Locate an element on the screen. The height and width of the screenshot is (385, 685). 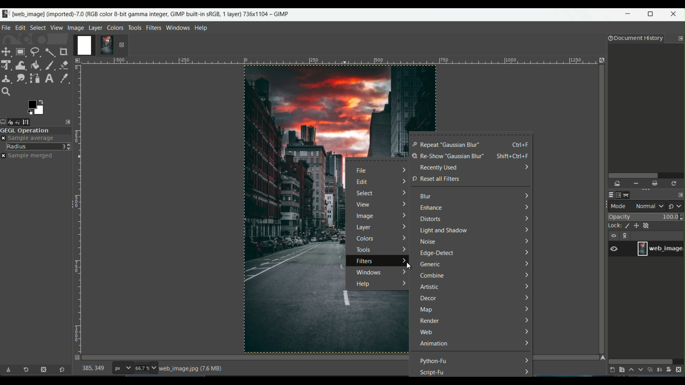
undo is located at coordinates (22, 122).